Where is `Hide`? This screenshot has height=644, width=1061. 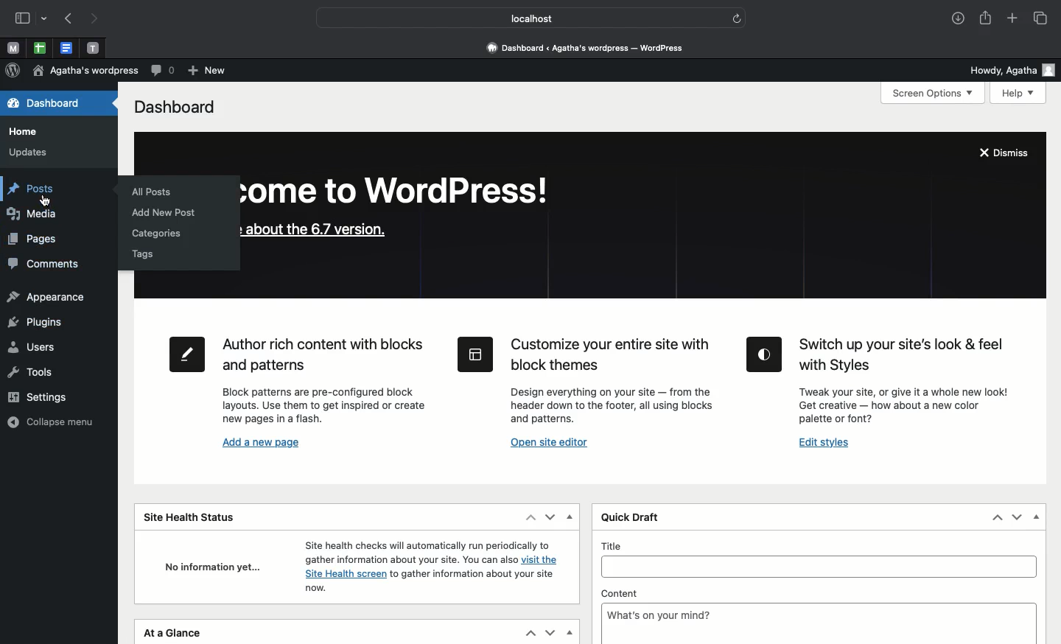 Hide is located at coordinates (1037, 517).